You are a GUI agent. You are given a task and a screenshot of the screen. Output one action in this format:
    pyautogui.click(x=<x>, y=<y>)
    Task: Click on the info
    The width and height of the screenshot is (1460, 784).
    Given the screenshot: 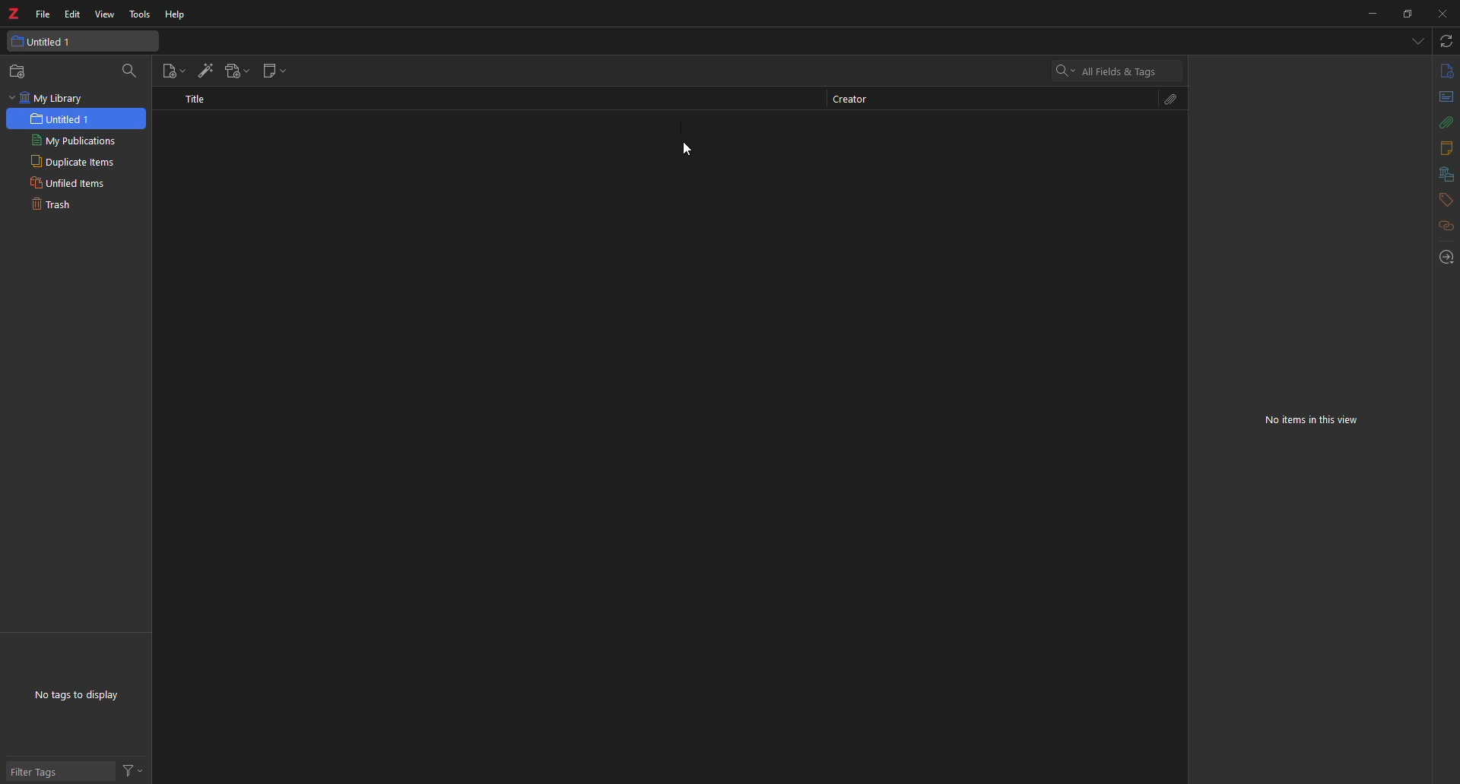 What is the action you would take?
    pyautogui.click(x=1445, y=71)
    